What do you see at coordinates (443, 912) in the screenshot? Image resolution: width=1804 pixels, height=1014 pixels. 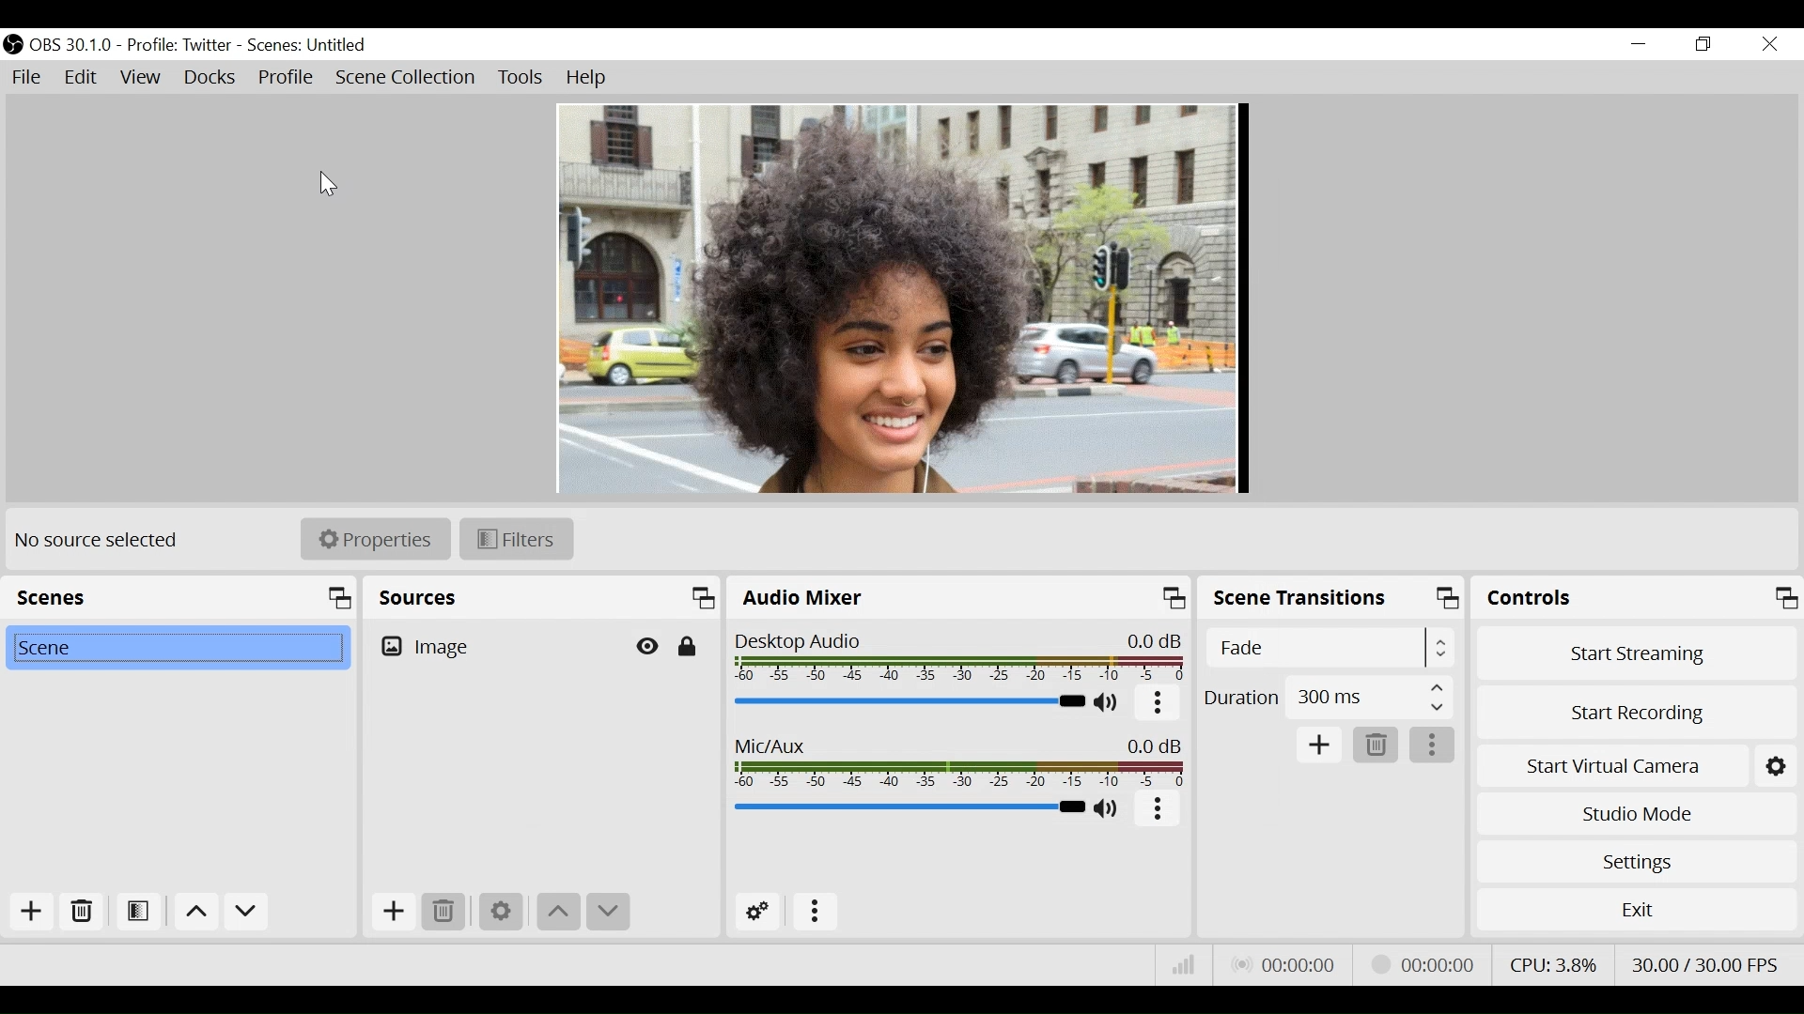 I see `Delete` at bounding box center [443, 912].